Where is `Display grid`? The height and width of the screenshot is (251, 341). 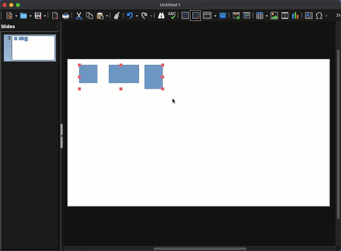
Display grid is located at coordinates (185, 16).